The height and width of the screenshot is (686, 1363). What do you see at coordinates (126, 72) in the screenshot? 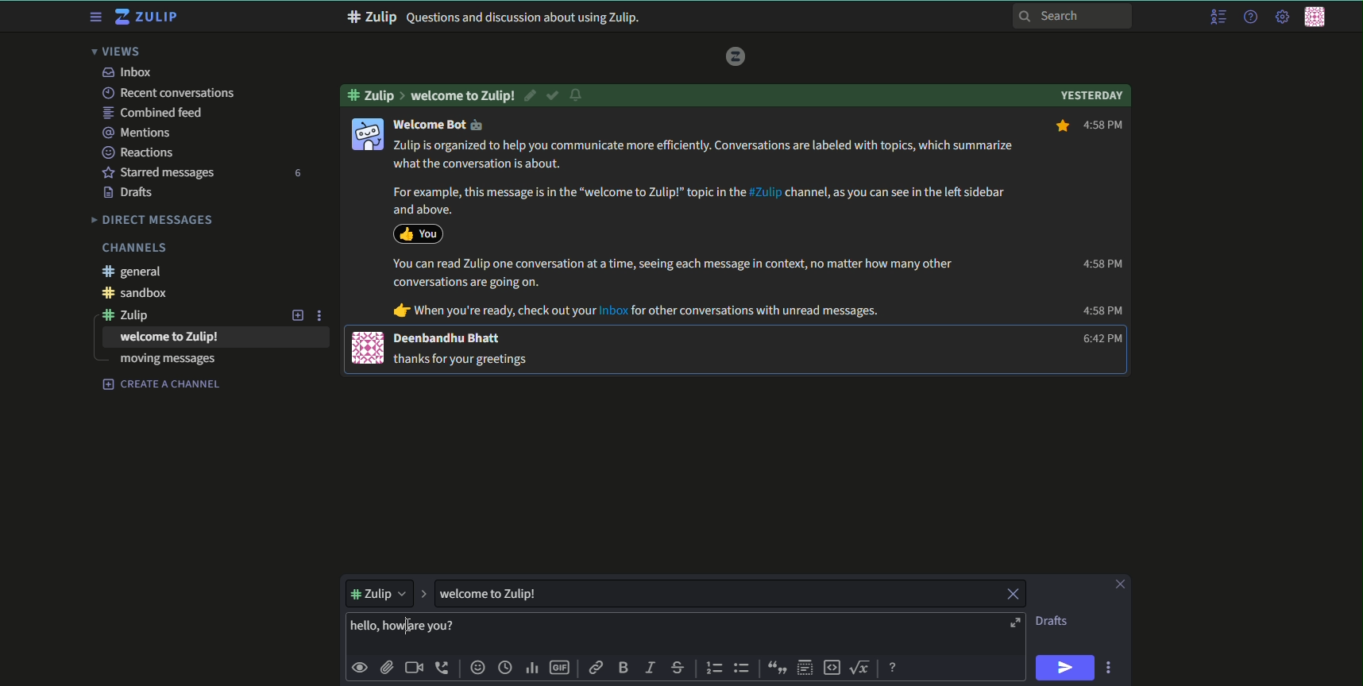
I see `inbox` at bounding box center [126, 72].